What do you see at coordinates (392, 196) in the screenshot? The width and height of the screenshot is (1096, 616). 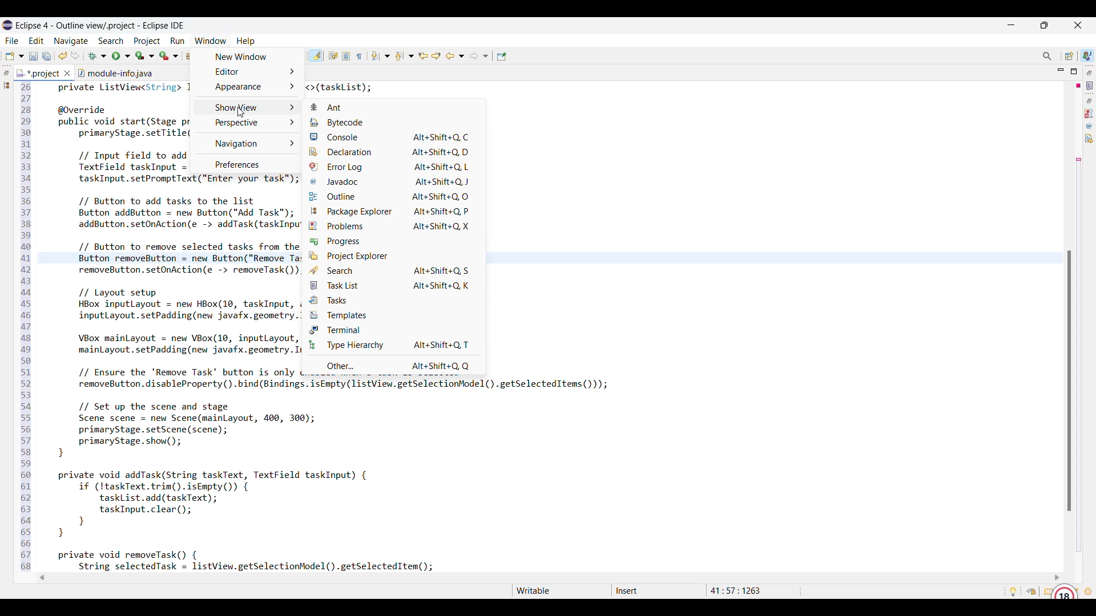 I see `Outline` at bounding box center [392, 196].